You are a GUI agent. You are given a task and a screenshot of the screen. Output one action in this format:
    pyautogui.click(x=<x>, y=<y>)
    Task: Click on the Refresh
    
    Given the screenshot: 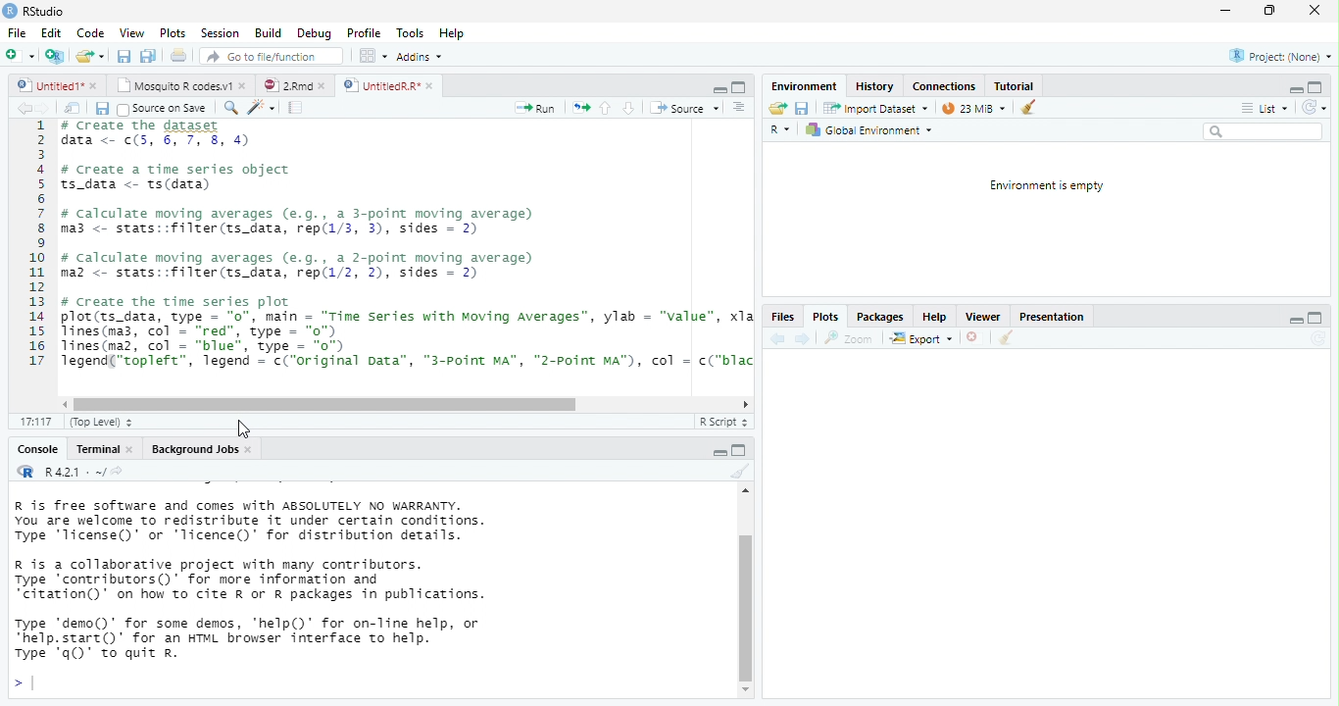 What is the action you would take?
    pyautogui.click(x=1314, y=108)
    